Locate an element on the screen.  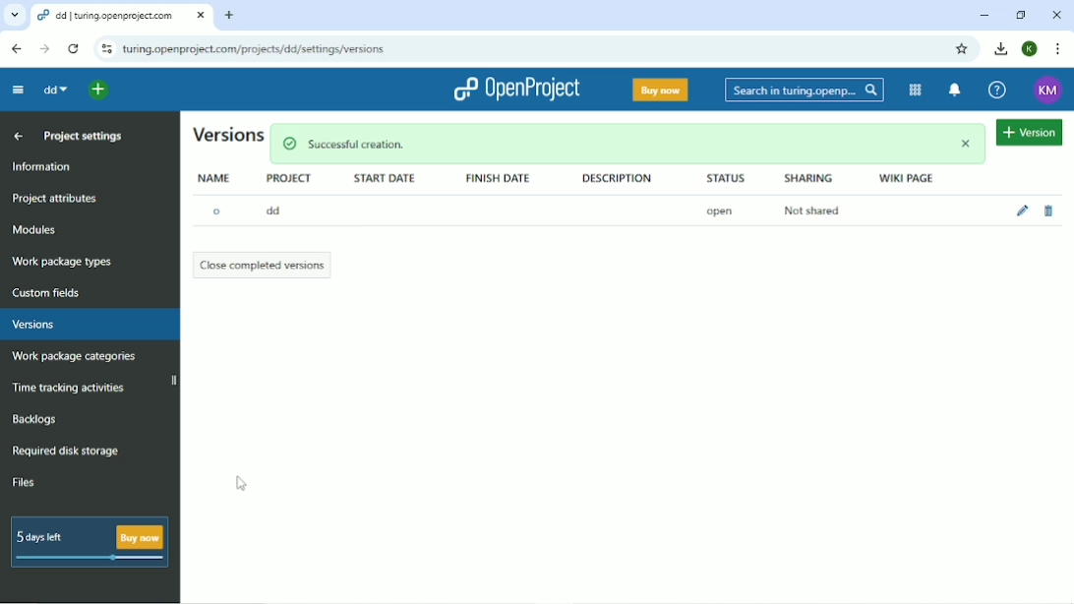
Custom fields is located at coordinates (52, 294).